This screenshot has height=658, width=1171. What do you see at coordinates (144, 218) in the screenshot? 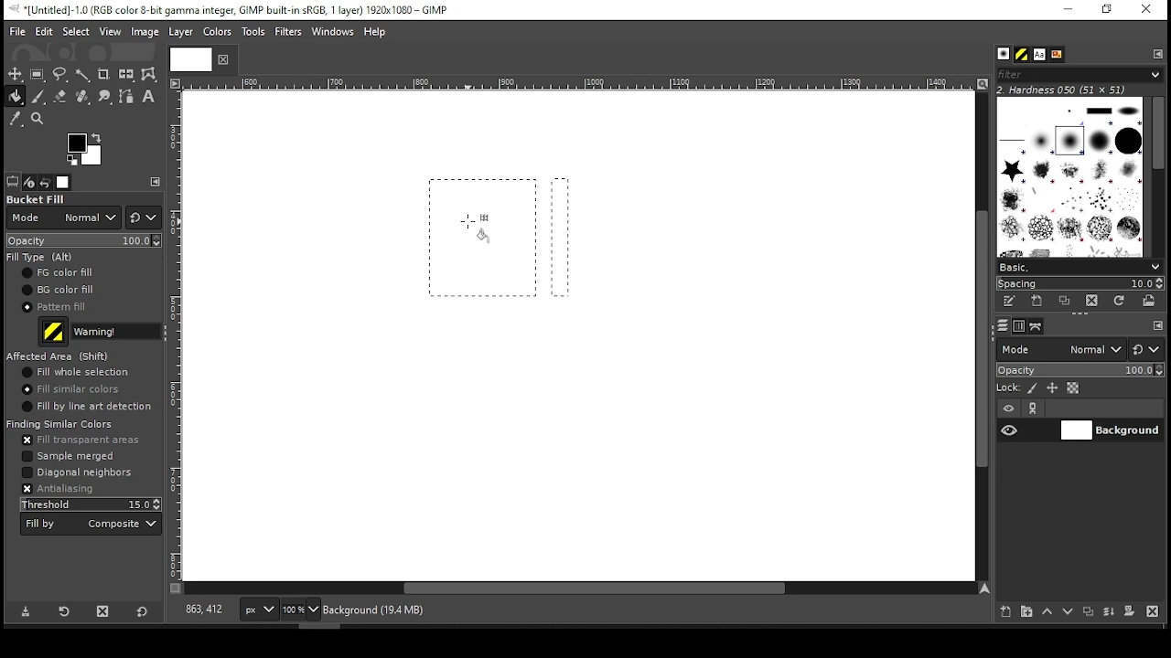
I see `switch to different modes` at bounding box center [144, 218].